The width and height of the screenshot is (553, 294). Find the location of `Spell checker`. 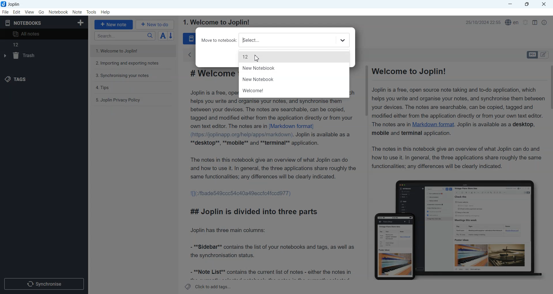

Spell checker is located at coordinates (512, 22).